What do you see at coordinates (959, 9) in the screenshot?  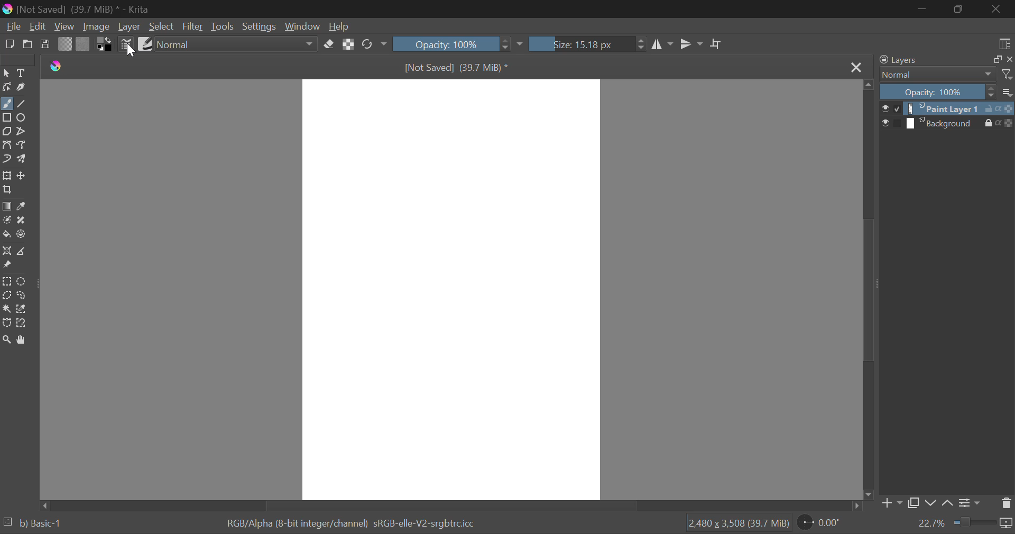 I see `Minimize` at bounding box center [959, 9].